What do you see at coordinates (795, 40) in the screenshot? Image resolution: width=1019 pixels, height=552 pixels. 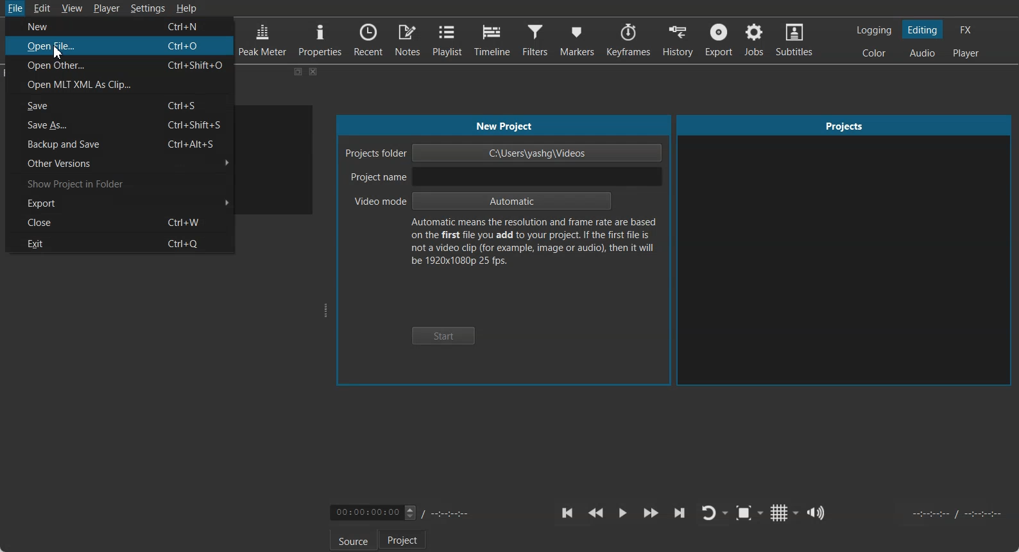 I see `Subtitles` at bounding box center [795, 40].